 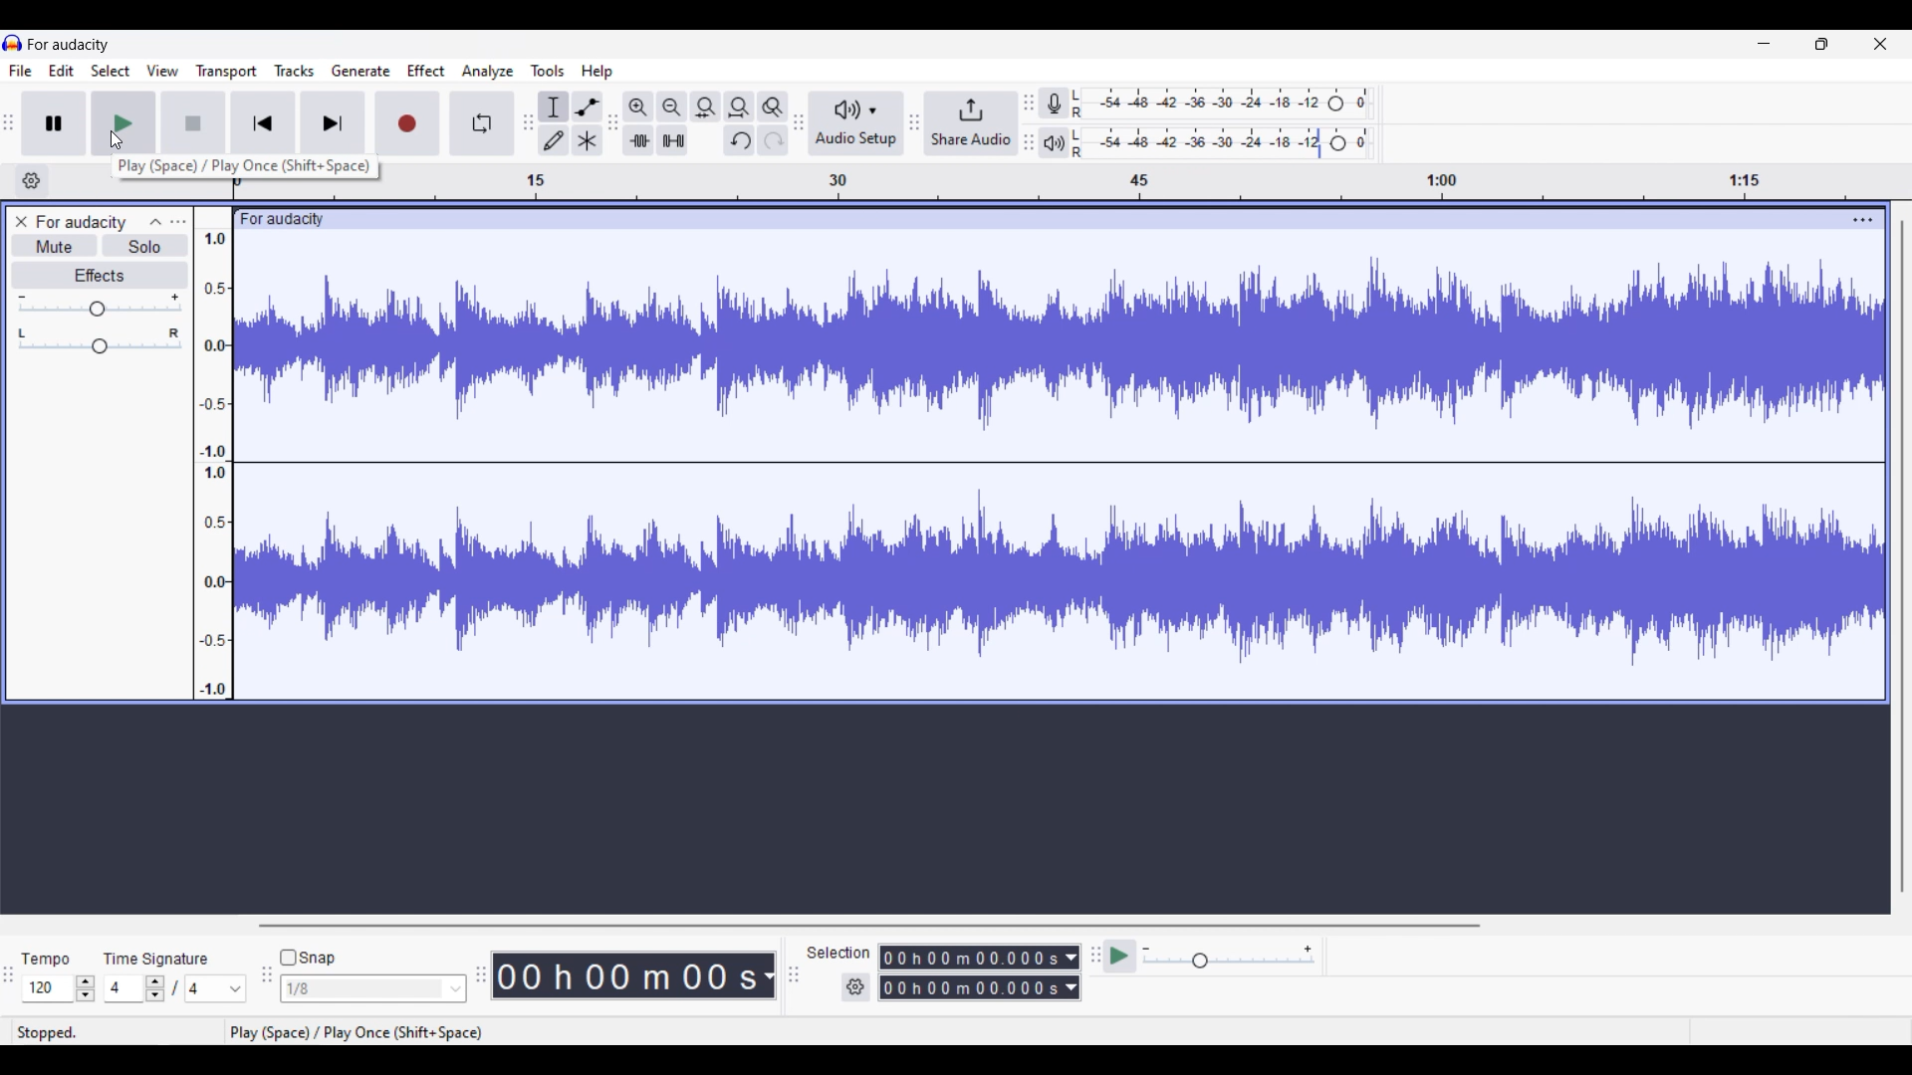 I want to click on View menu, so click(x=162, y=70).